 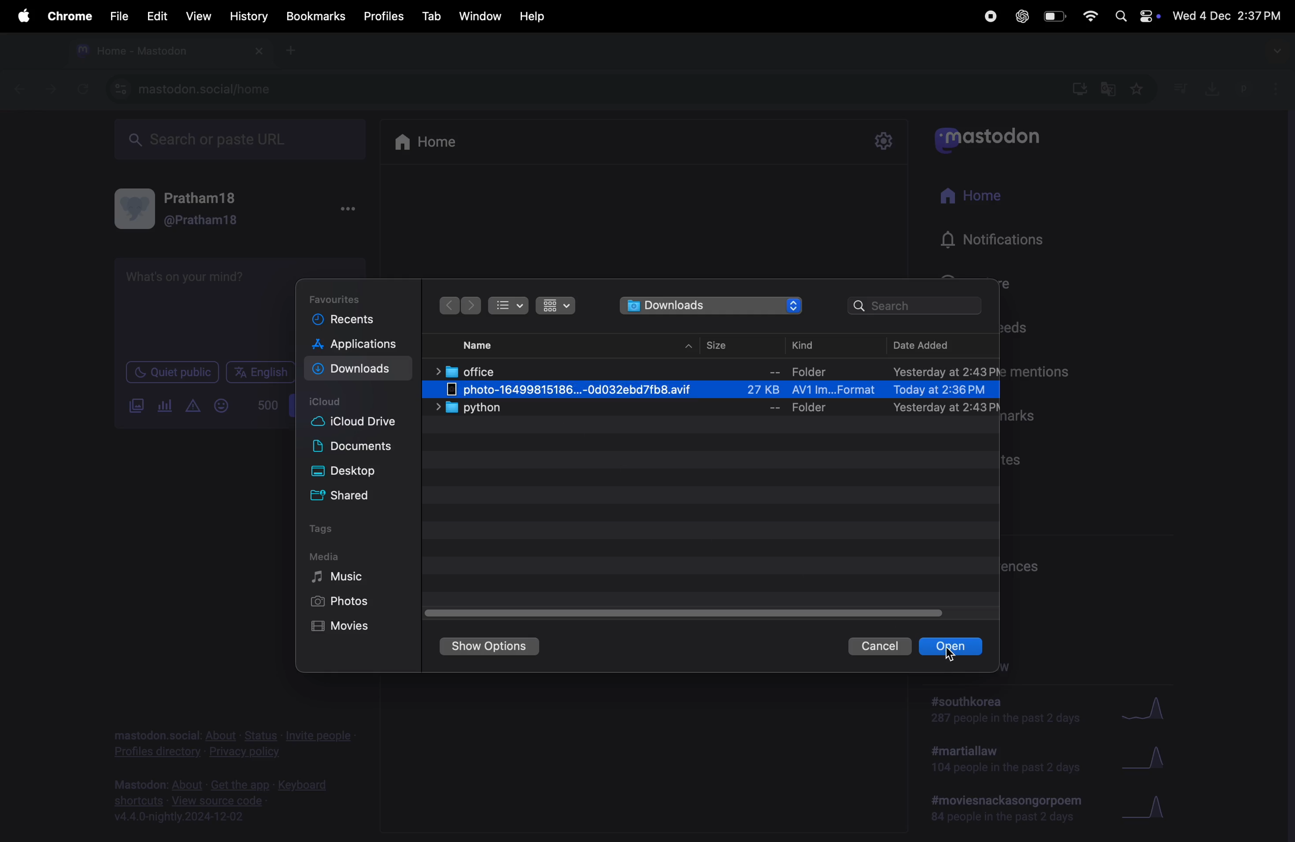 What do you see at coordinates (266, 405) in the screenshot?
I see `500 words` at bounding box center [266, 405].